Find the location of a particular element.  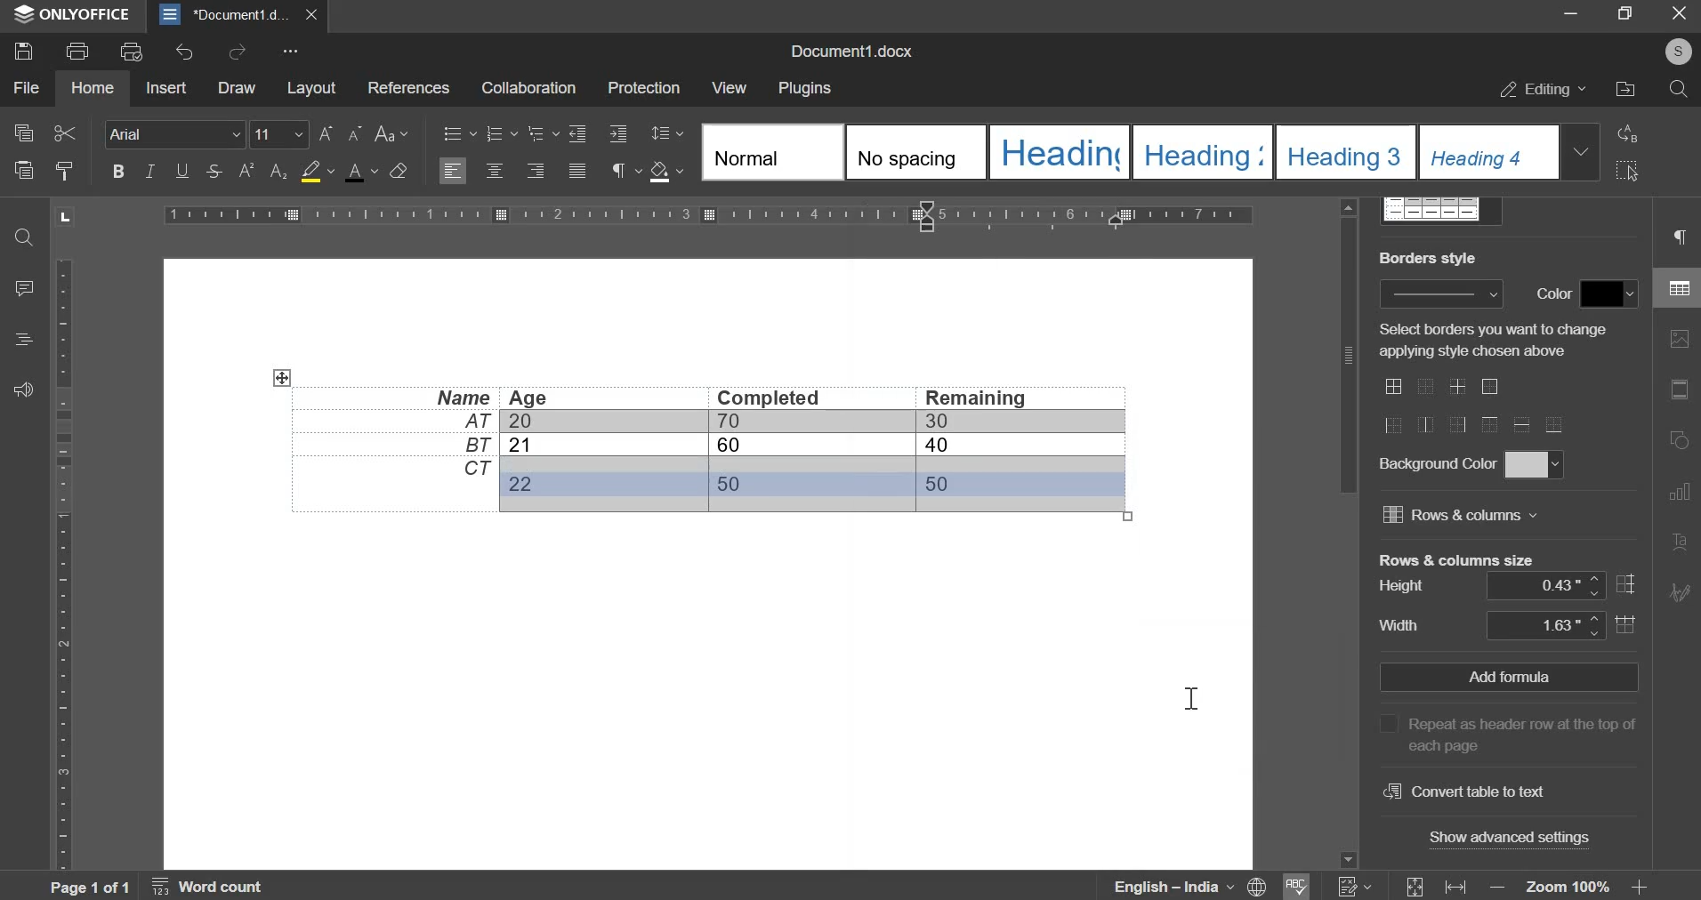

multilevel list is located at coordinates (541, 133).